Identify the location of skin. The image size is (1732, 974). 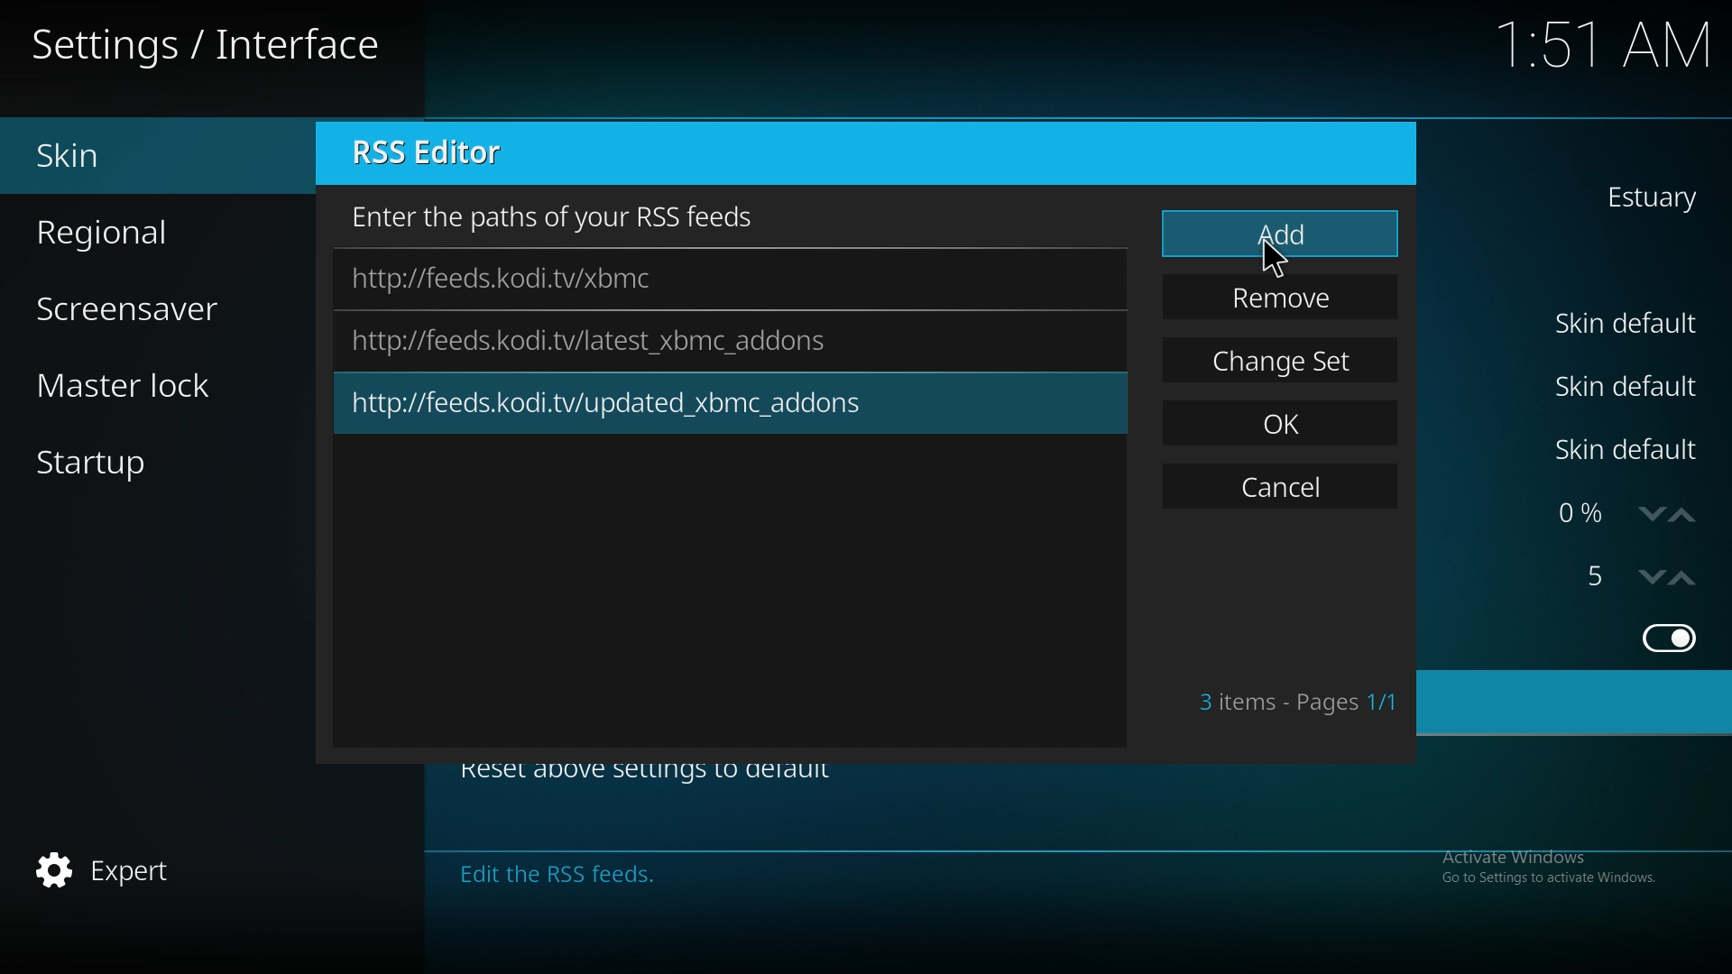
(1648, 197).